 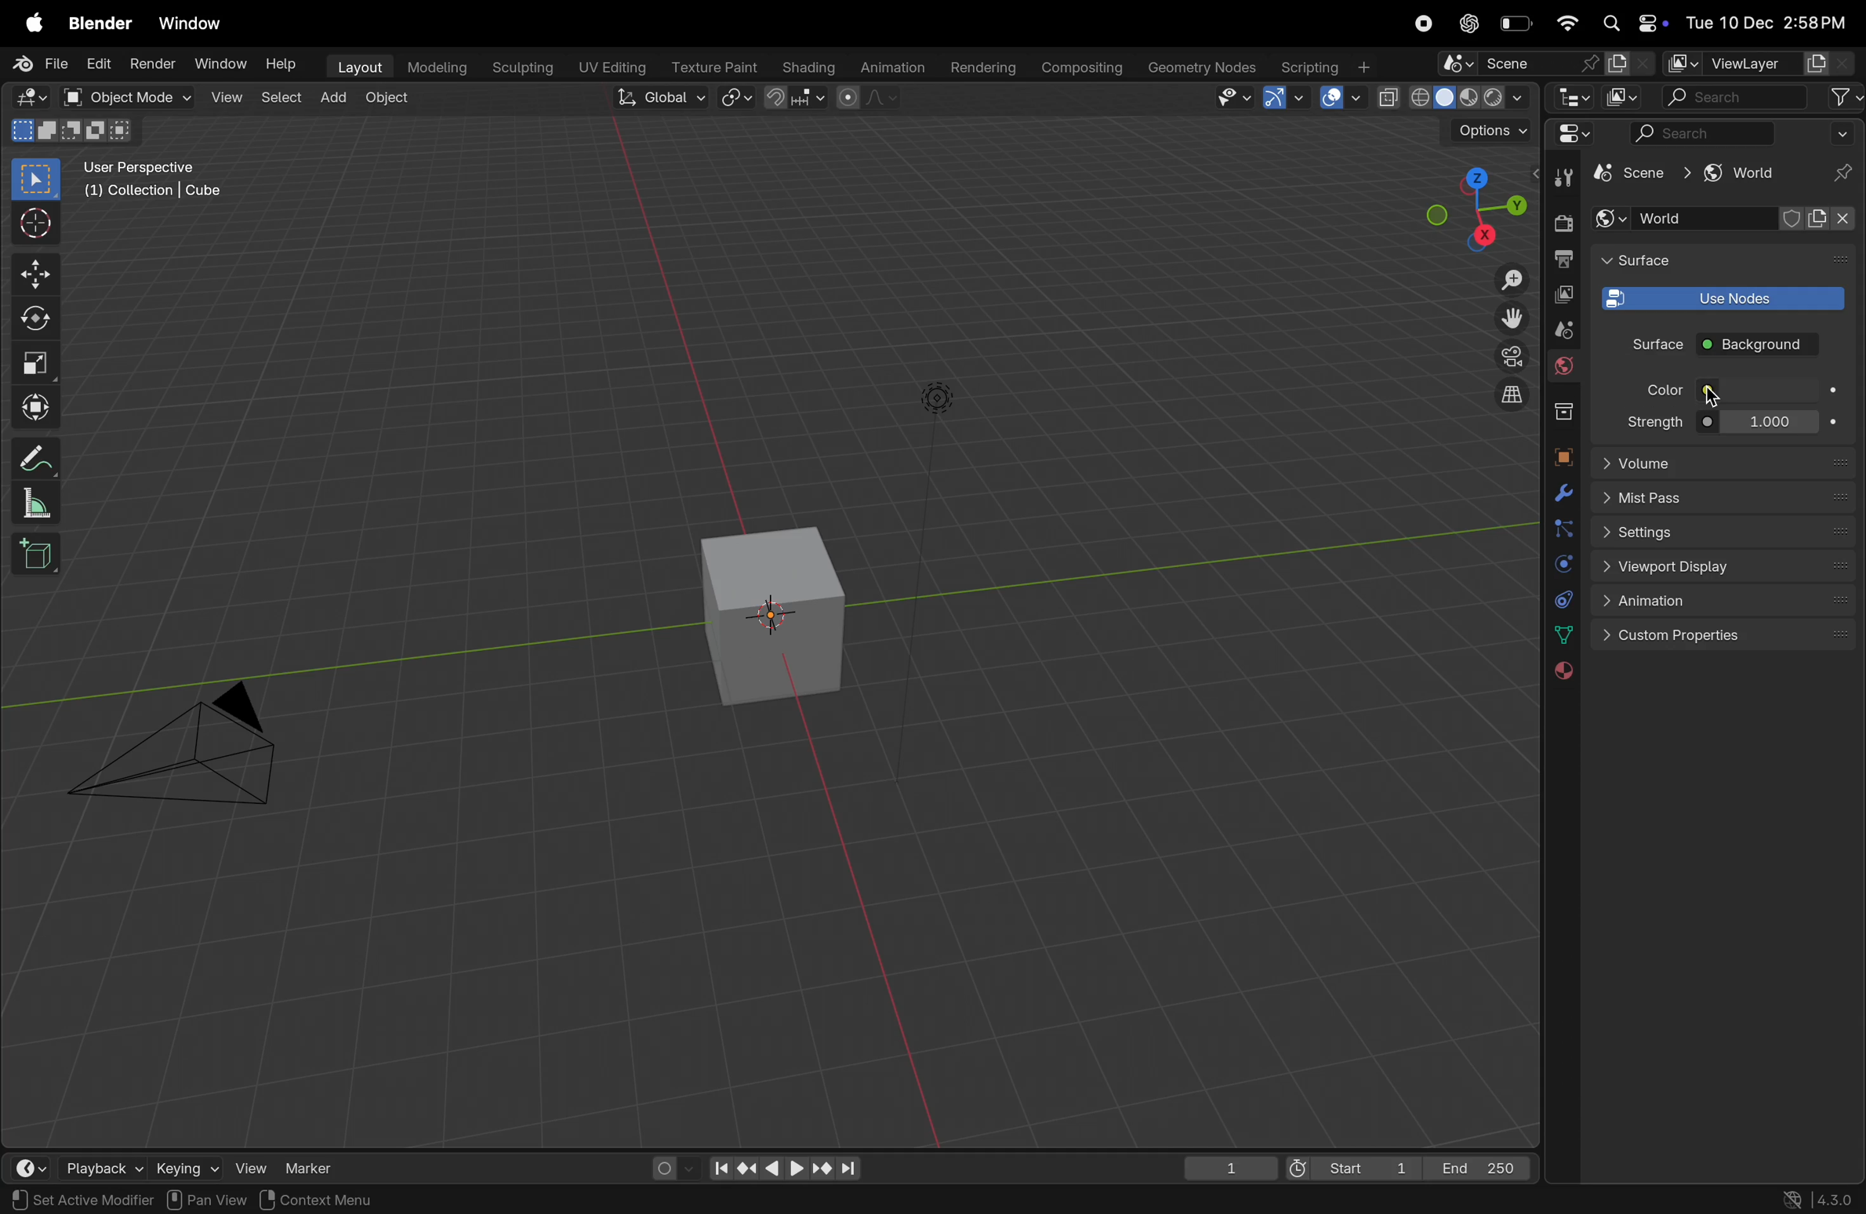 I want to click on Strength, so click(x=1650, y=421).